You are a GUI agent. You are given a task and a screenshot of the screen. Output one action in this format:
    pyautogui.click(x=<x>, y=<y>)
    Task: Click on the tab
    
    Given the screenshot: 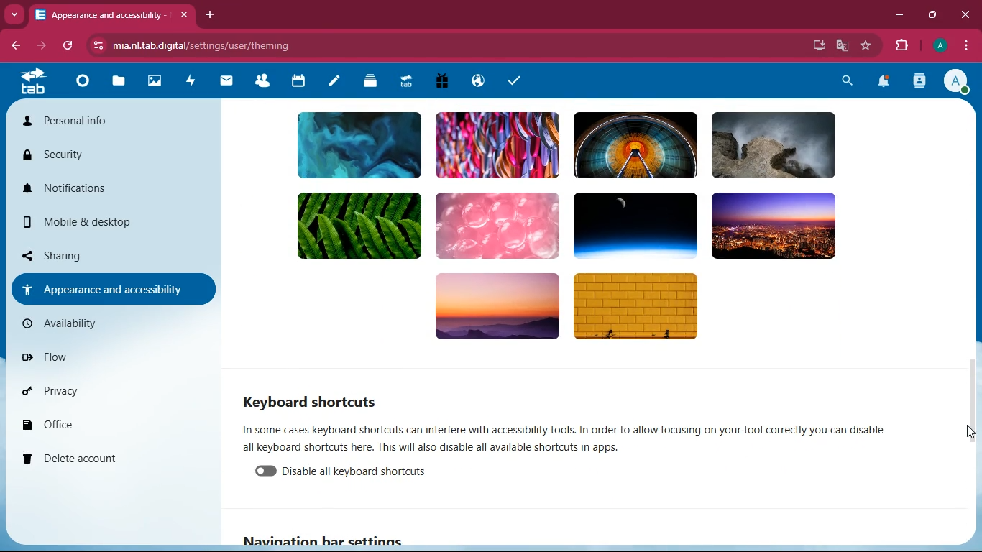 What is the action you would take?
    pyautogui.click(x=407, y=80)
    